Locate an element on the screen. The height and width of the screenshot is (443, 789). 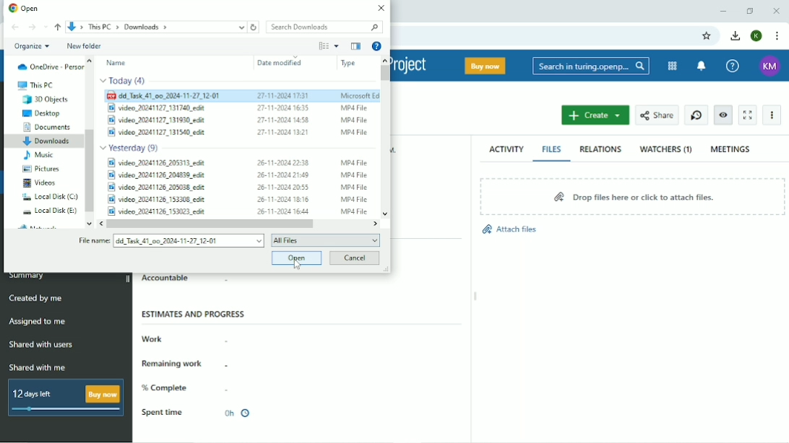
Close is located at coordinates (380, 8).